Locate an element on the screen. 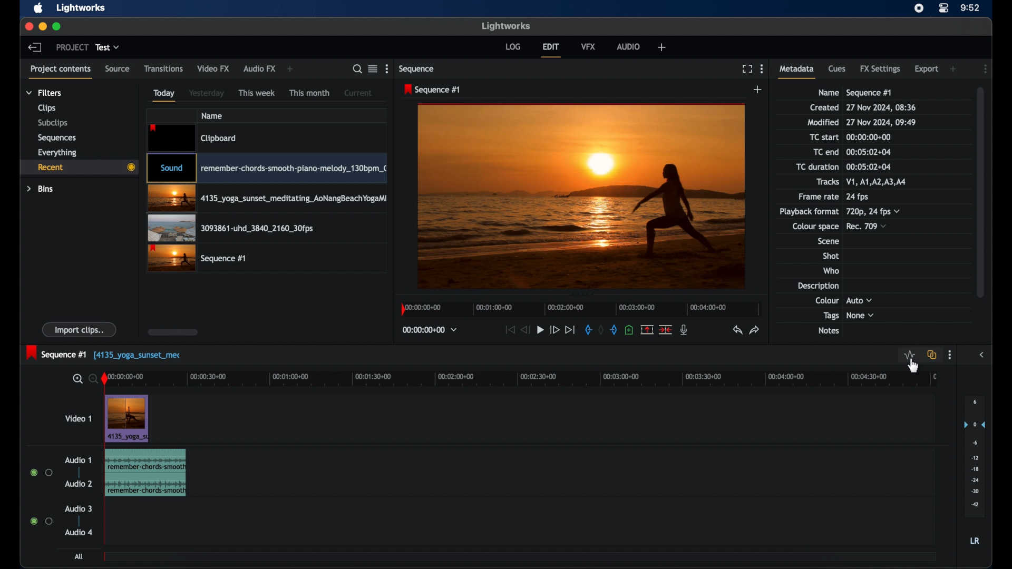 The height and width of the screenshot is (569, 1012). remove the marked section is located at coordinates (647, 329).